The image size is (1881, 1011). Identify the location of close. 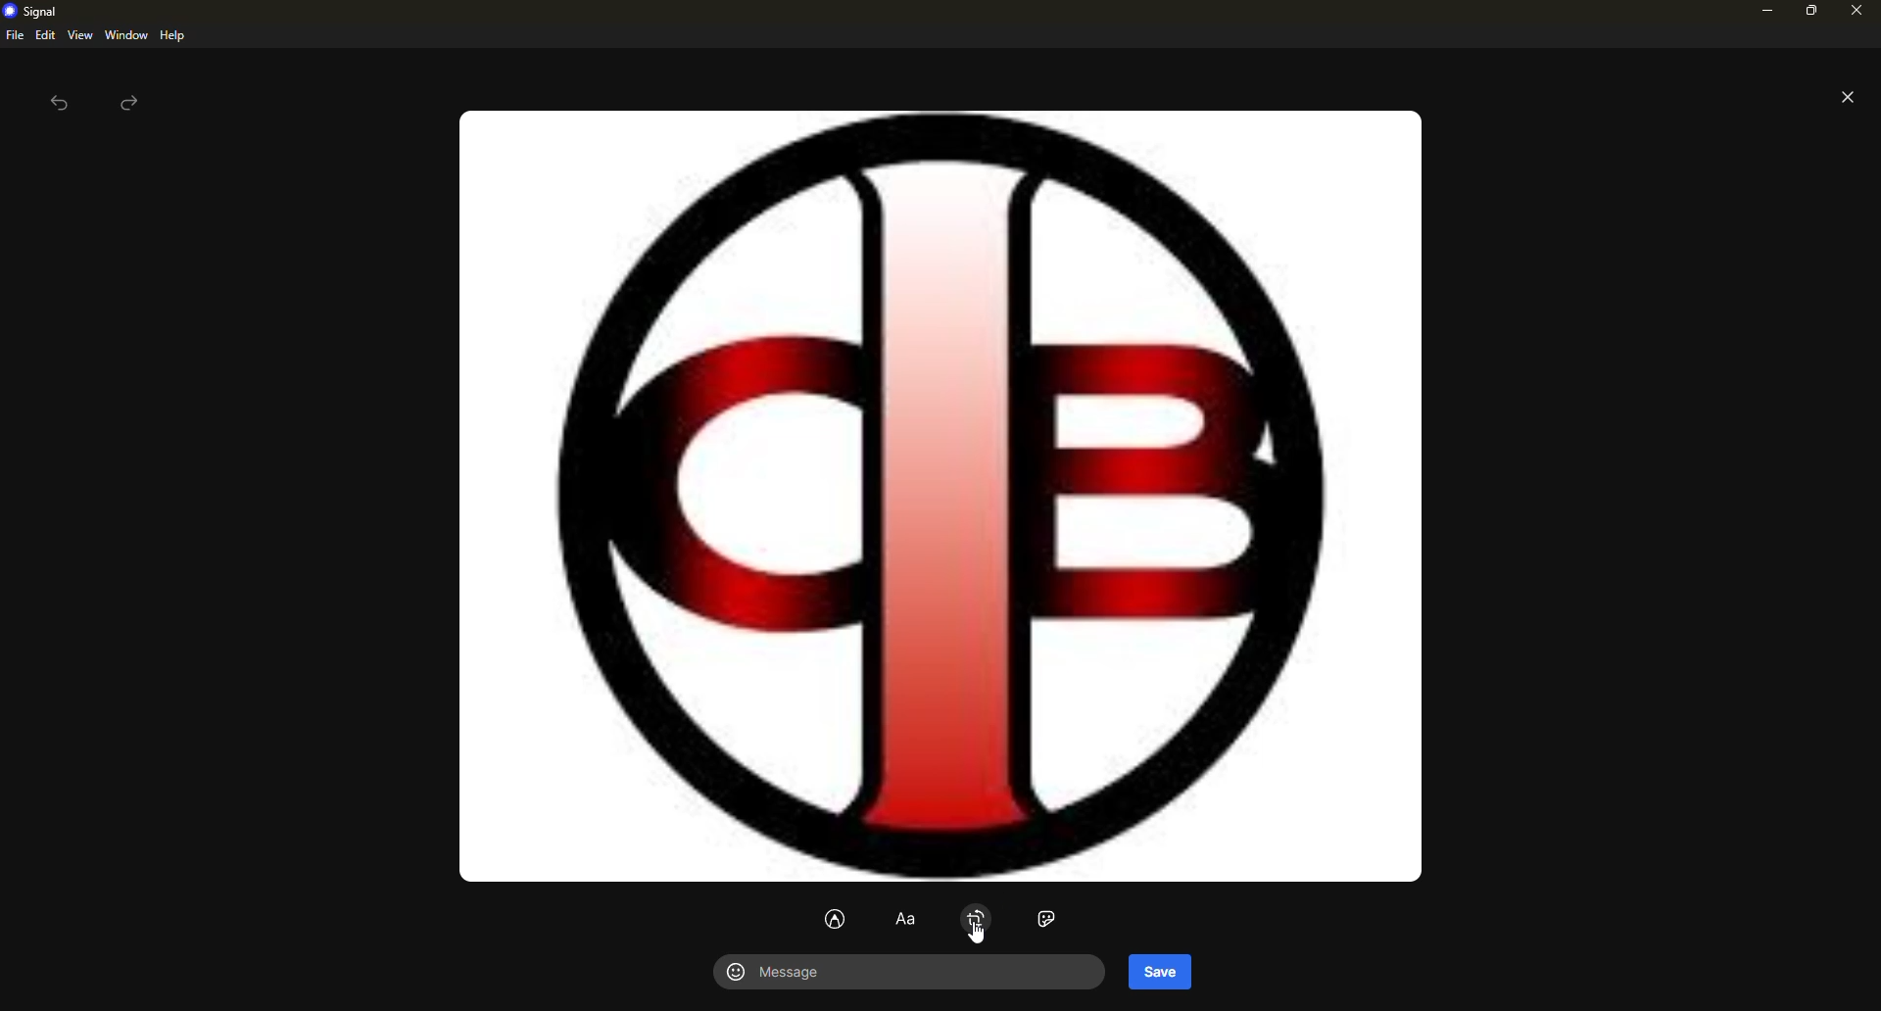
(1857, 13).